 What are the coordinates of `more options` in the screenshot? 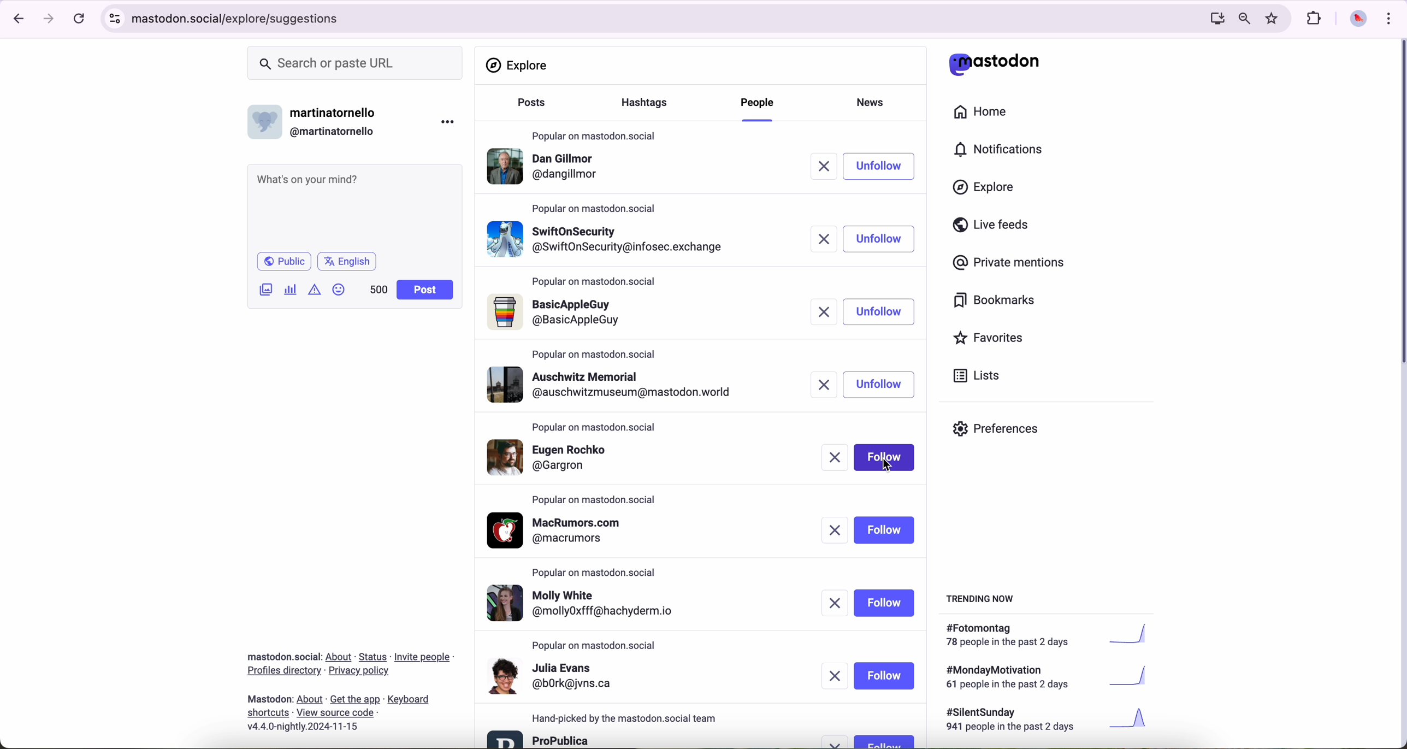 It's located at (450, 121).